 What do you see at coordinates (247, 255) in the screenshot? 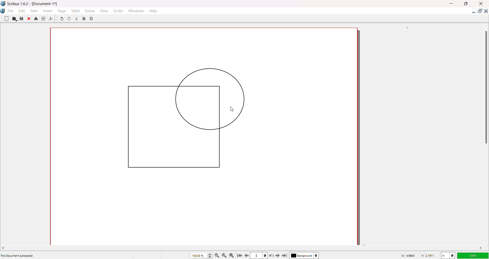
I see `Previous` at bounding box center [247, 255].